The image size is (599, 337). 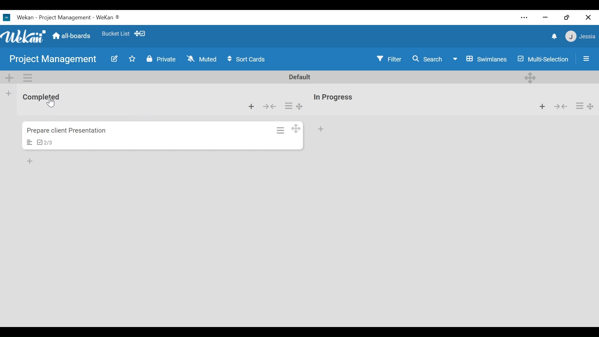 I want to click on Card Title, so click(x=68, y=130).